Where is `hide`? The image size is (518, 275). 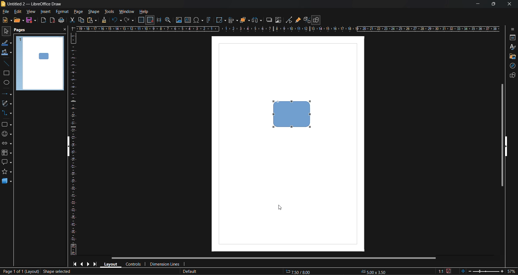 hide is located at coordinates (506, 147).